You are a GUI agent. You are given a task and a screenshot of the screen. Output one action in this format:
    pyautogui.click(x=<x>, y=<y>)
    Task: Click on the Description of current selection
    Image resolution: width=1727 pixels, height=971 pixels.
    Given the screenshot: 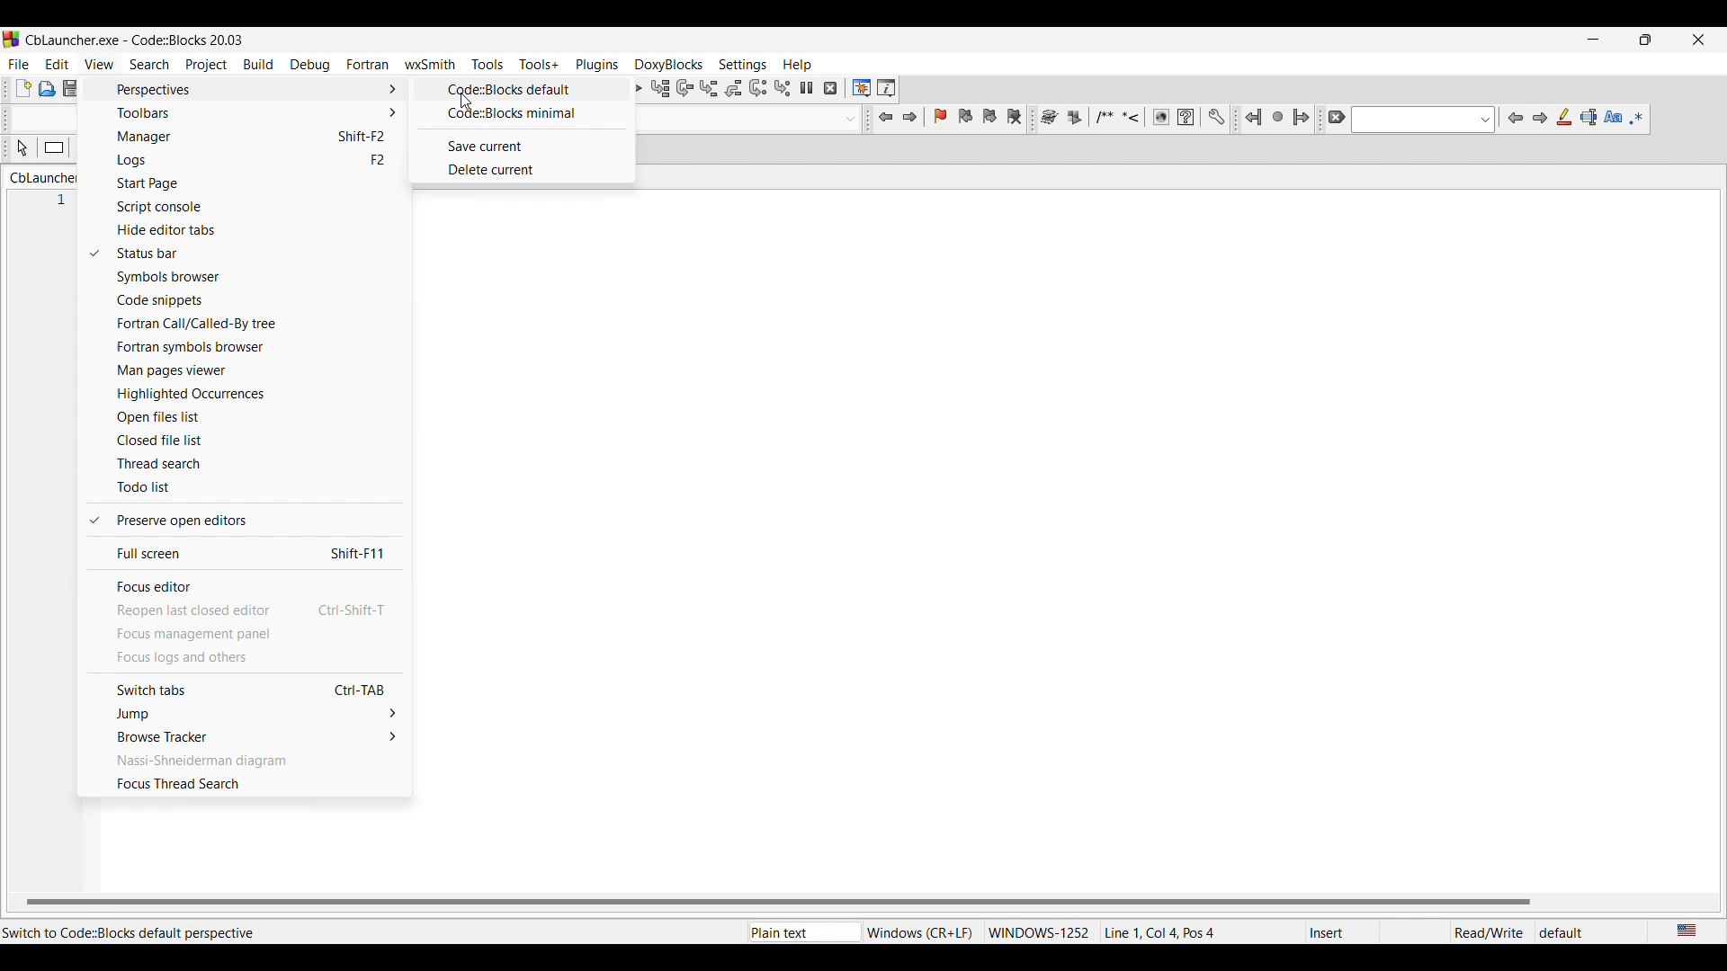 What is the action you would take?
    pyautogui.click(x=135, y=933)
    